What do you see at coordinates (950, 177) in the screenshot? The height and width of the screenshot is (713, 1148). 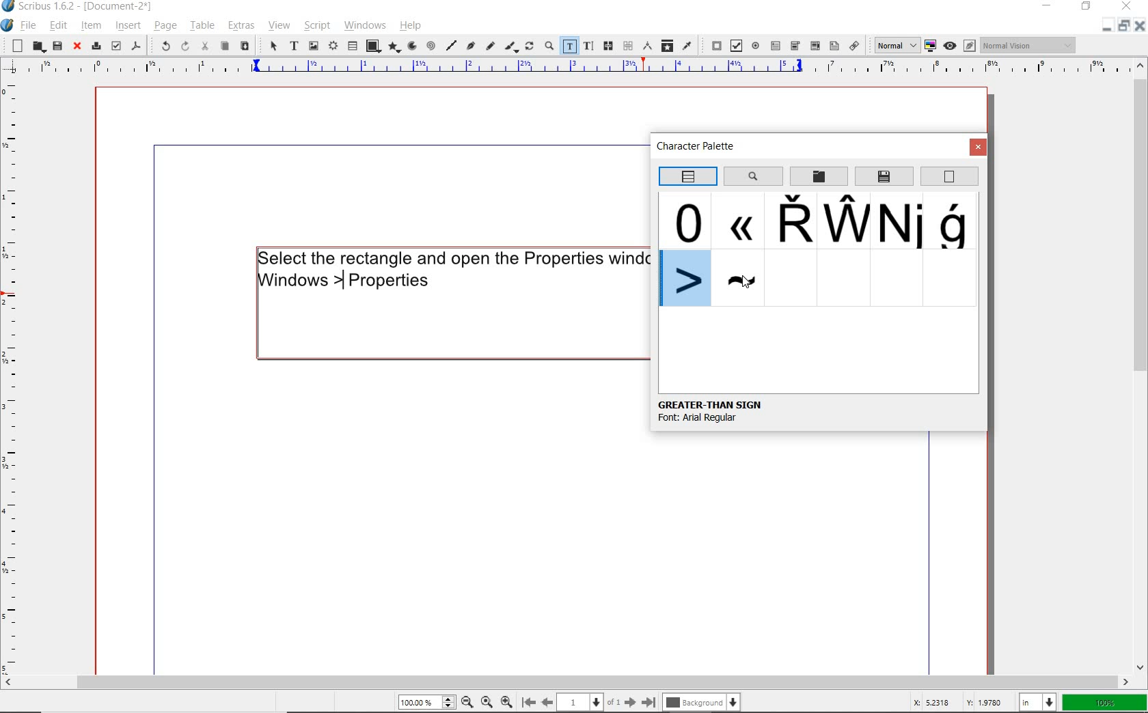 I see `empty the character palette` at bounding box center [950, 177].